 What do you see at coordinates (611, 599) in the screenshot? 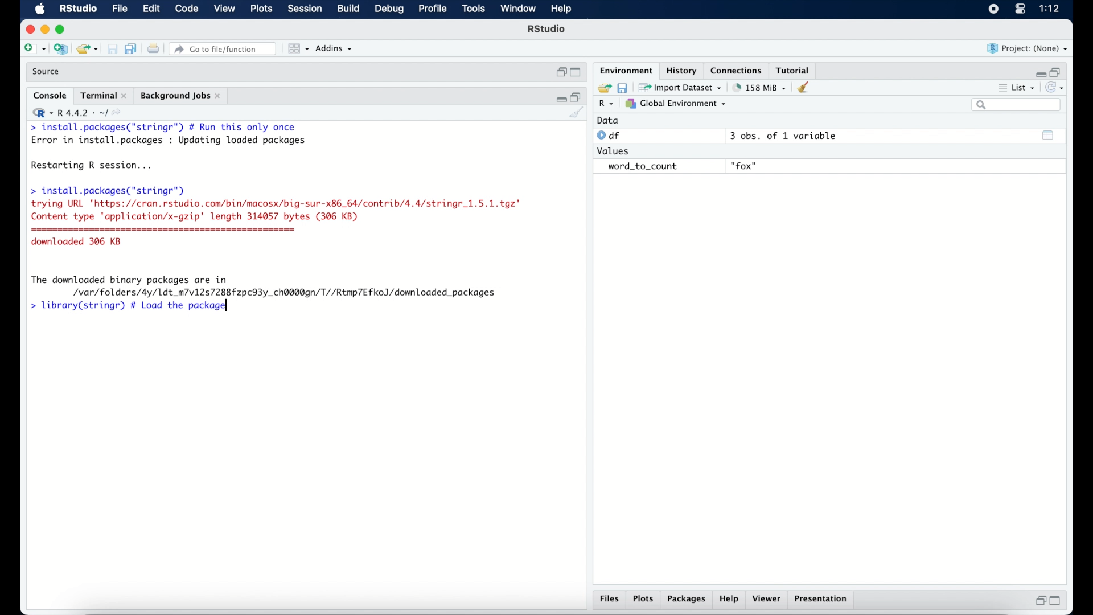
I see `files` at bounding box center [611, 599].